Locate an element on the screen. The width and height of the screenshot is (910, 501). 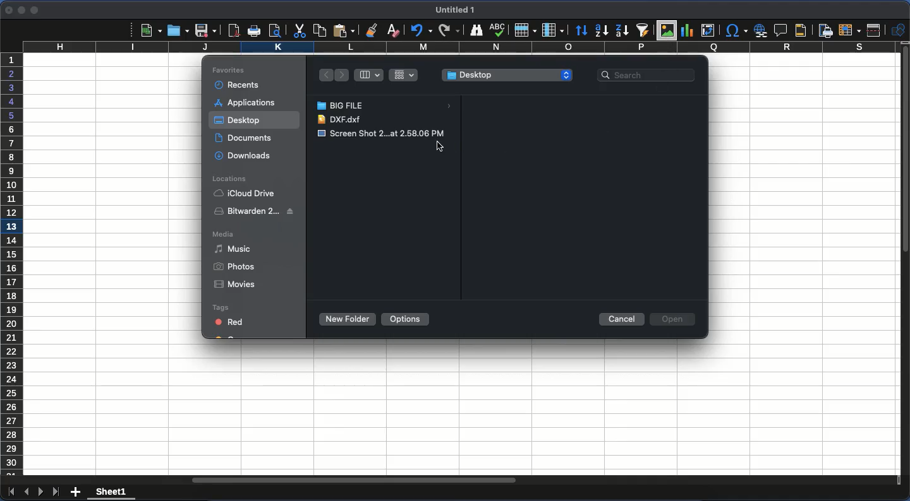
special character is located at coordinates (736, 30).